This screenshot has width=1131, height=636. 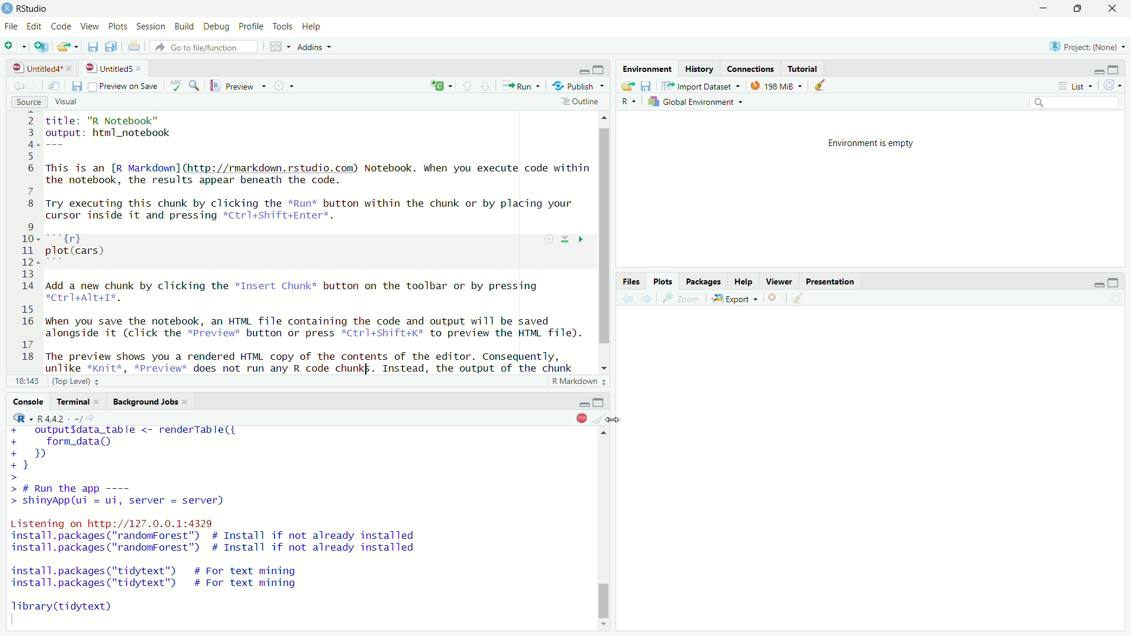 What do you see at coordinates (25, 241) in the screenshot?
I see `2 3 4 5 6 7 8 9 10 11 12 13 14 15 16 17 18` at bounding box center [25, 241].